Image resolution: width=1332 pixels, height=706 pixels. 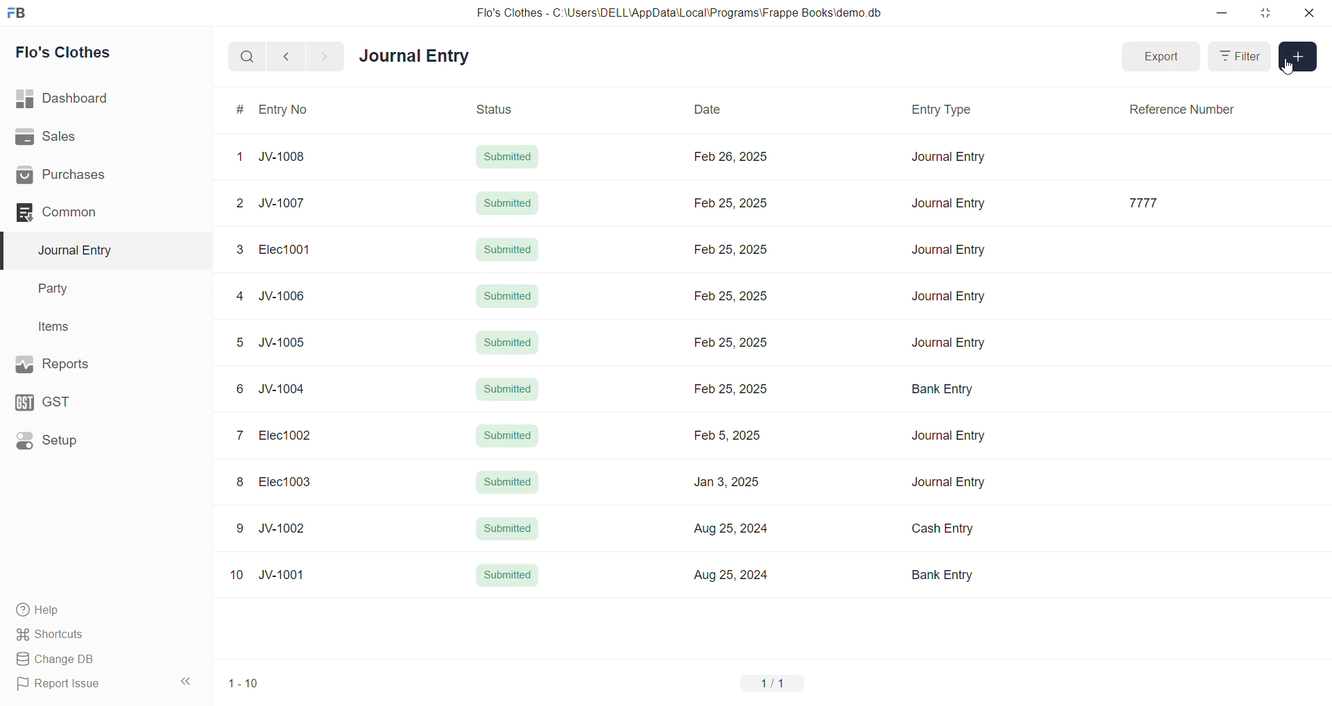 I want to click on Feb 26, 2025, so click(x=732, y=158).